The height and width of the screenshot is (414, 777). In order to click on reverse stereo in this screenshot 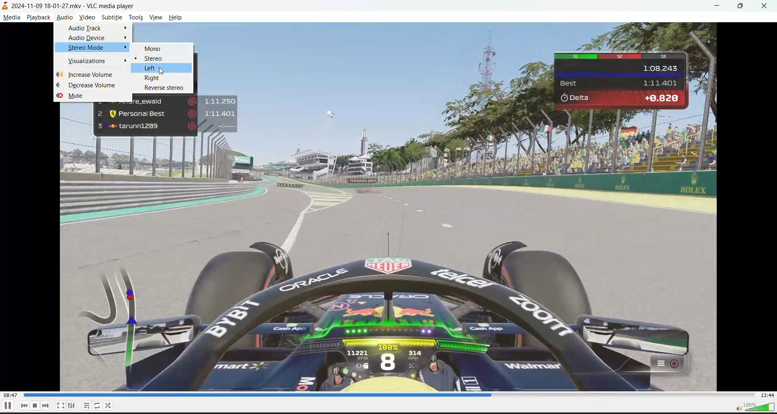, I will do `click(164, 88)`.